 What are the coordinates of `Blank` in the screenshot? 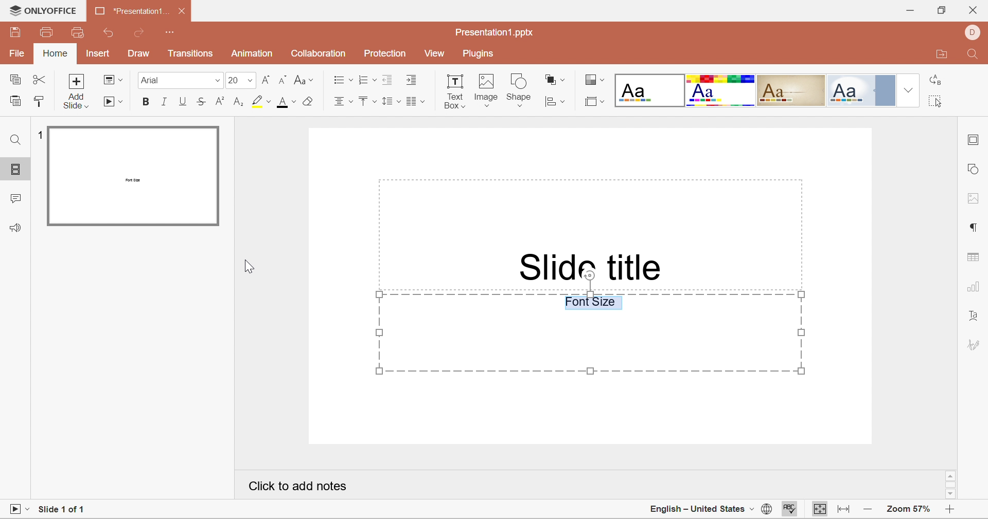 It's located at (649, 90).